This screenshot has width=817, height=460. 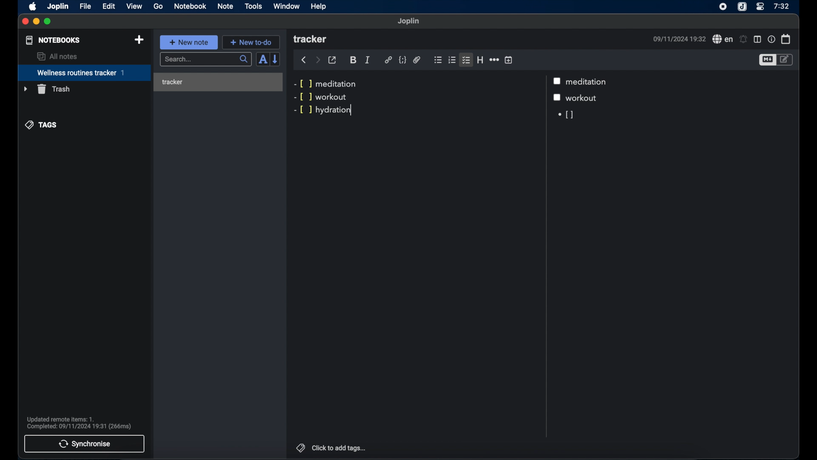 What do you see at coordinates (226, 7) in the screenshot?
I see `note` at bounding box center [226, 7].